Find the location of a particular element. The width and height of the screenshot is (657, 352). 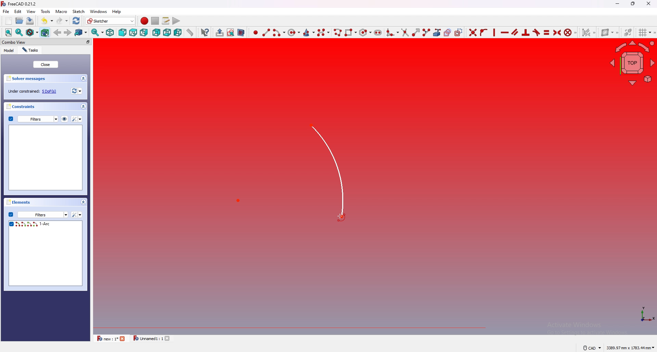

3389.97 mm x 1783.44 mm is located at coordinates (630, 348).